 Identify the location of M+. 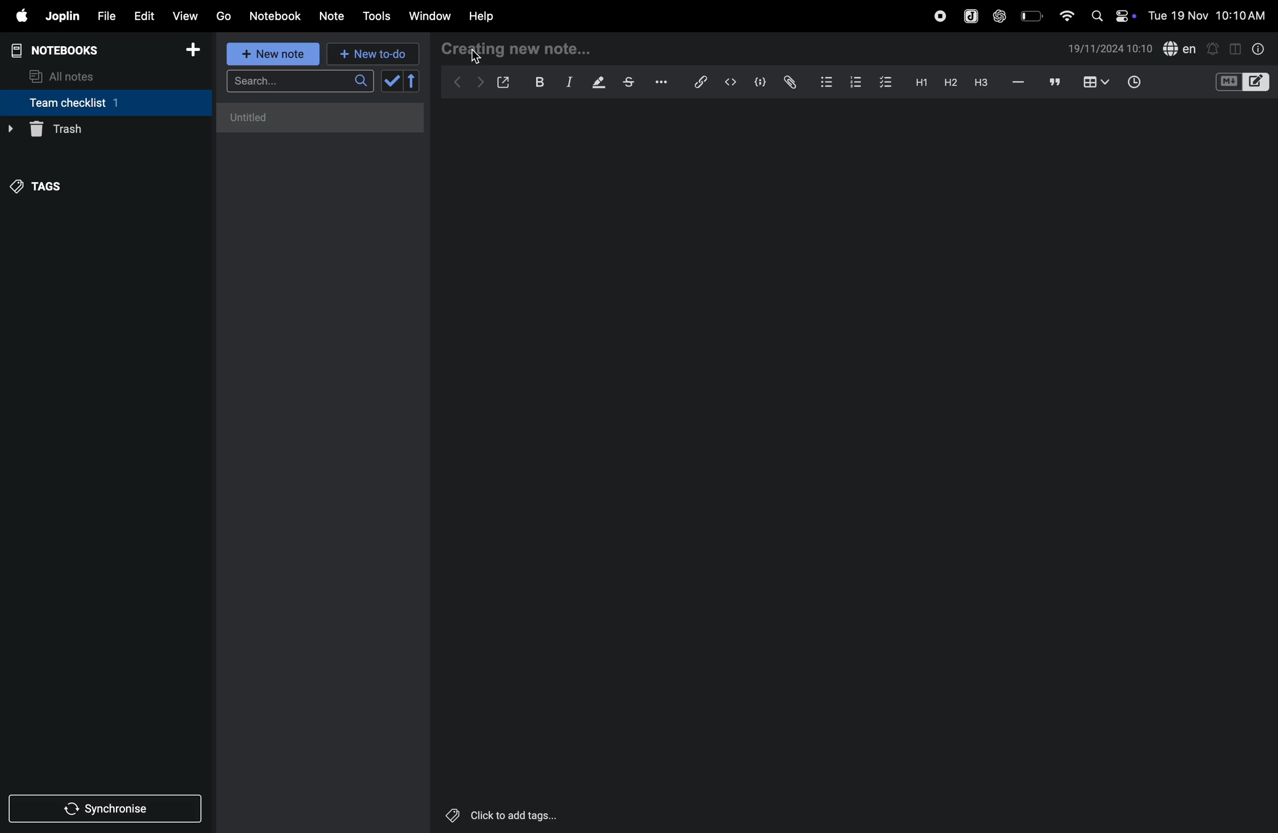
(1228, 82).